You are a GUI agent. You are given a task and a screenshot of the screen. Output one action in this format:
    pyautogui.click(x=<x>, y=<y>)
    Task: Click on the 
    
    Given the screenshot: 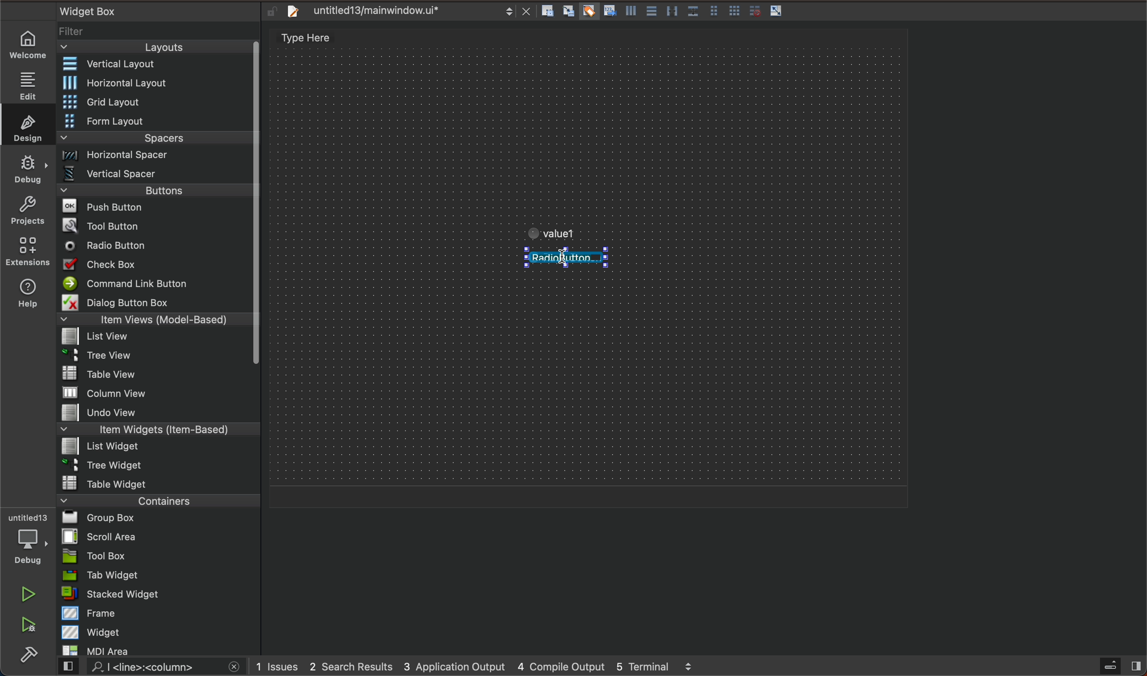 What is the action you would take?
    pyautogui.click(x=156, y=122)
    